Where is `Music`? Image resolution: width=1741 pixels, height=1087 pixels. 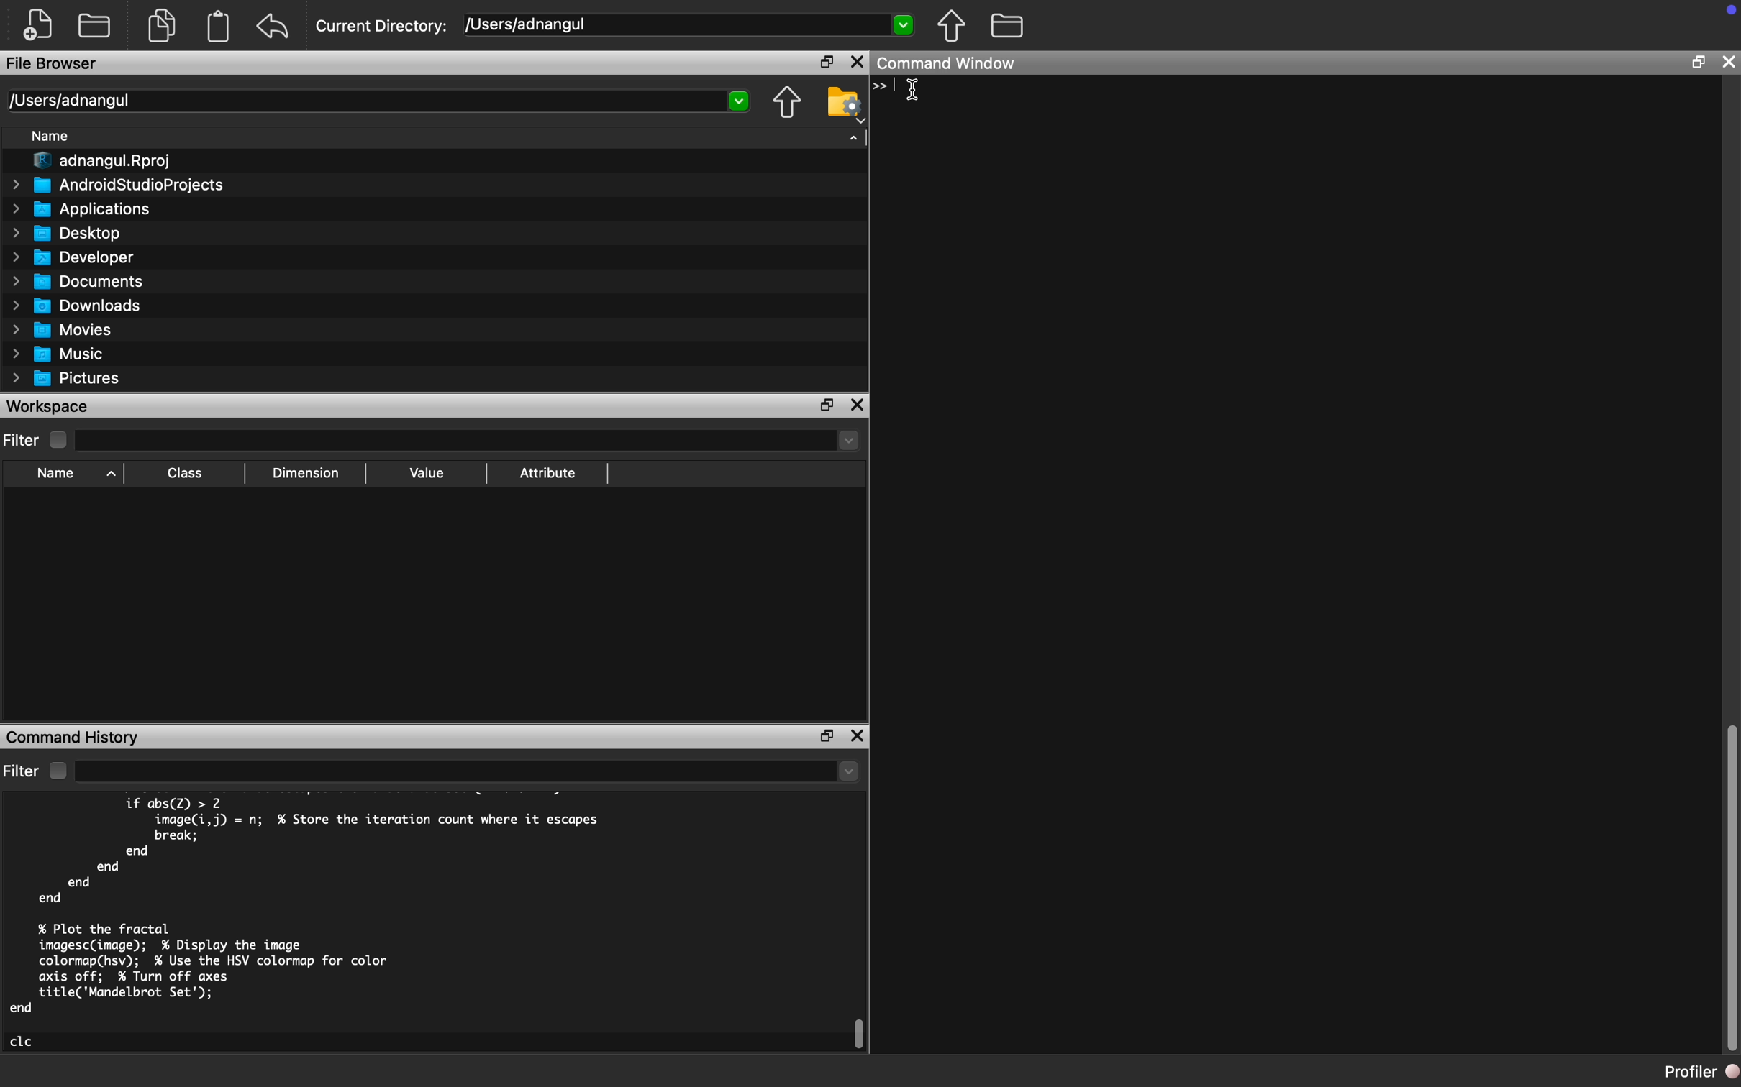 Music is located at coordinates (60, 355).